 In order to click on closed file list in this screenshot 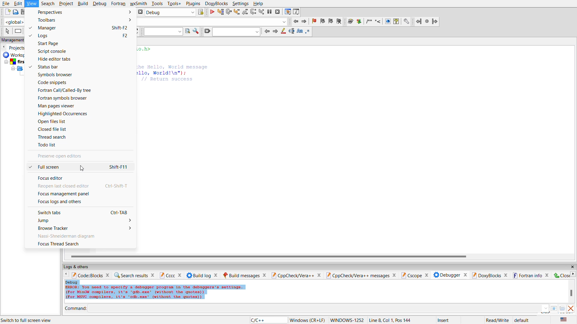, I will do `click(56, 129)`.